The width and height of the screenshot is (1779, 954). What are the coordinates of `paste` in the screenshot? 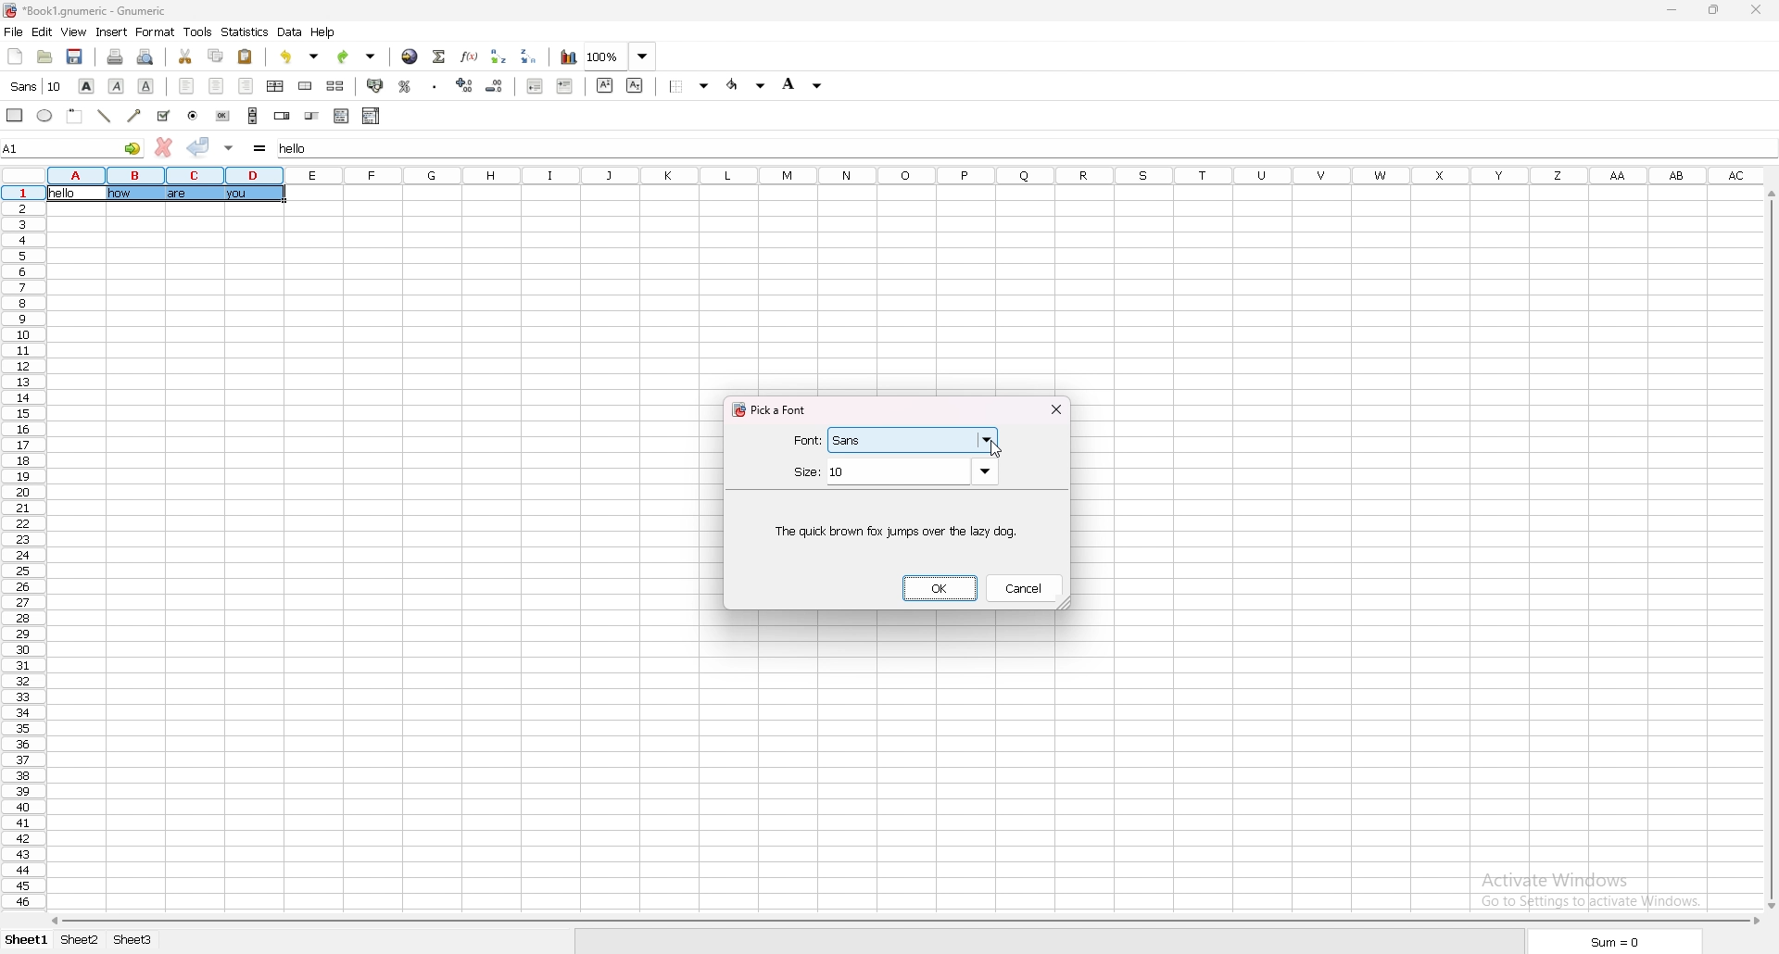 It's located at (246, 56).